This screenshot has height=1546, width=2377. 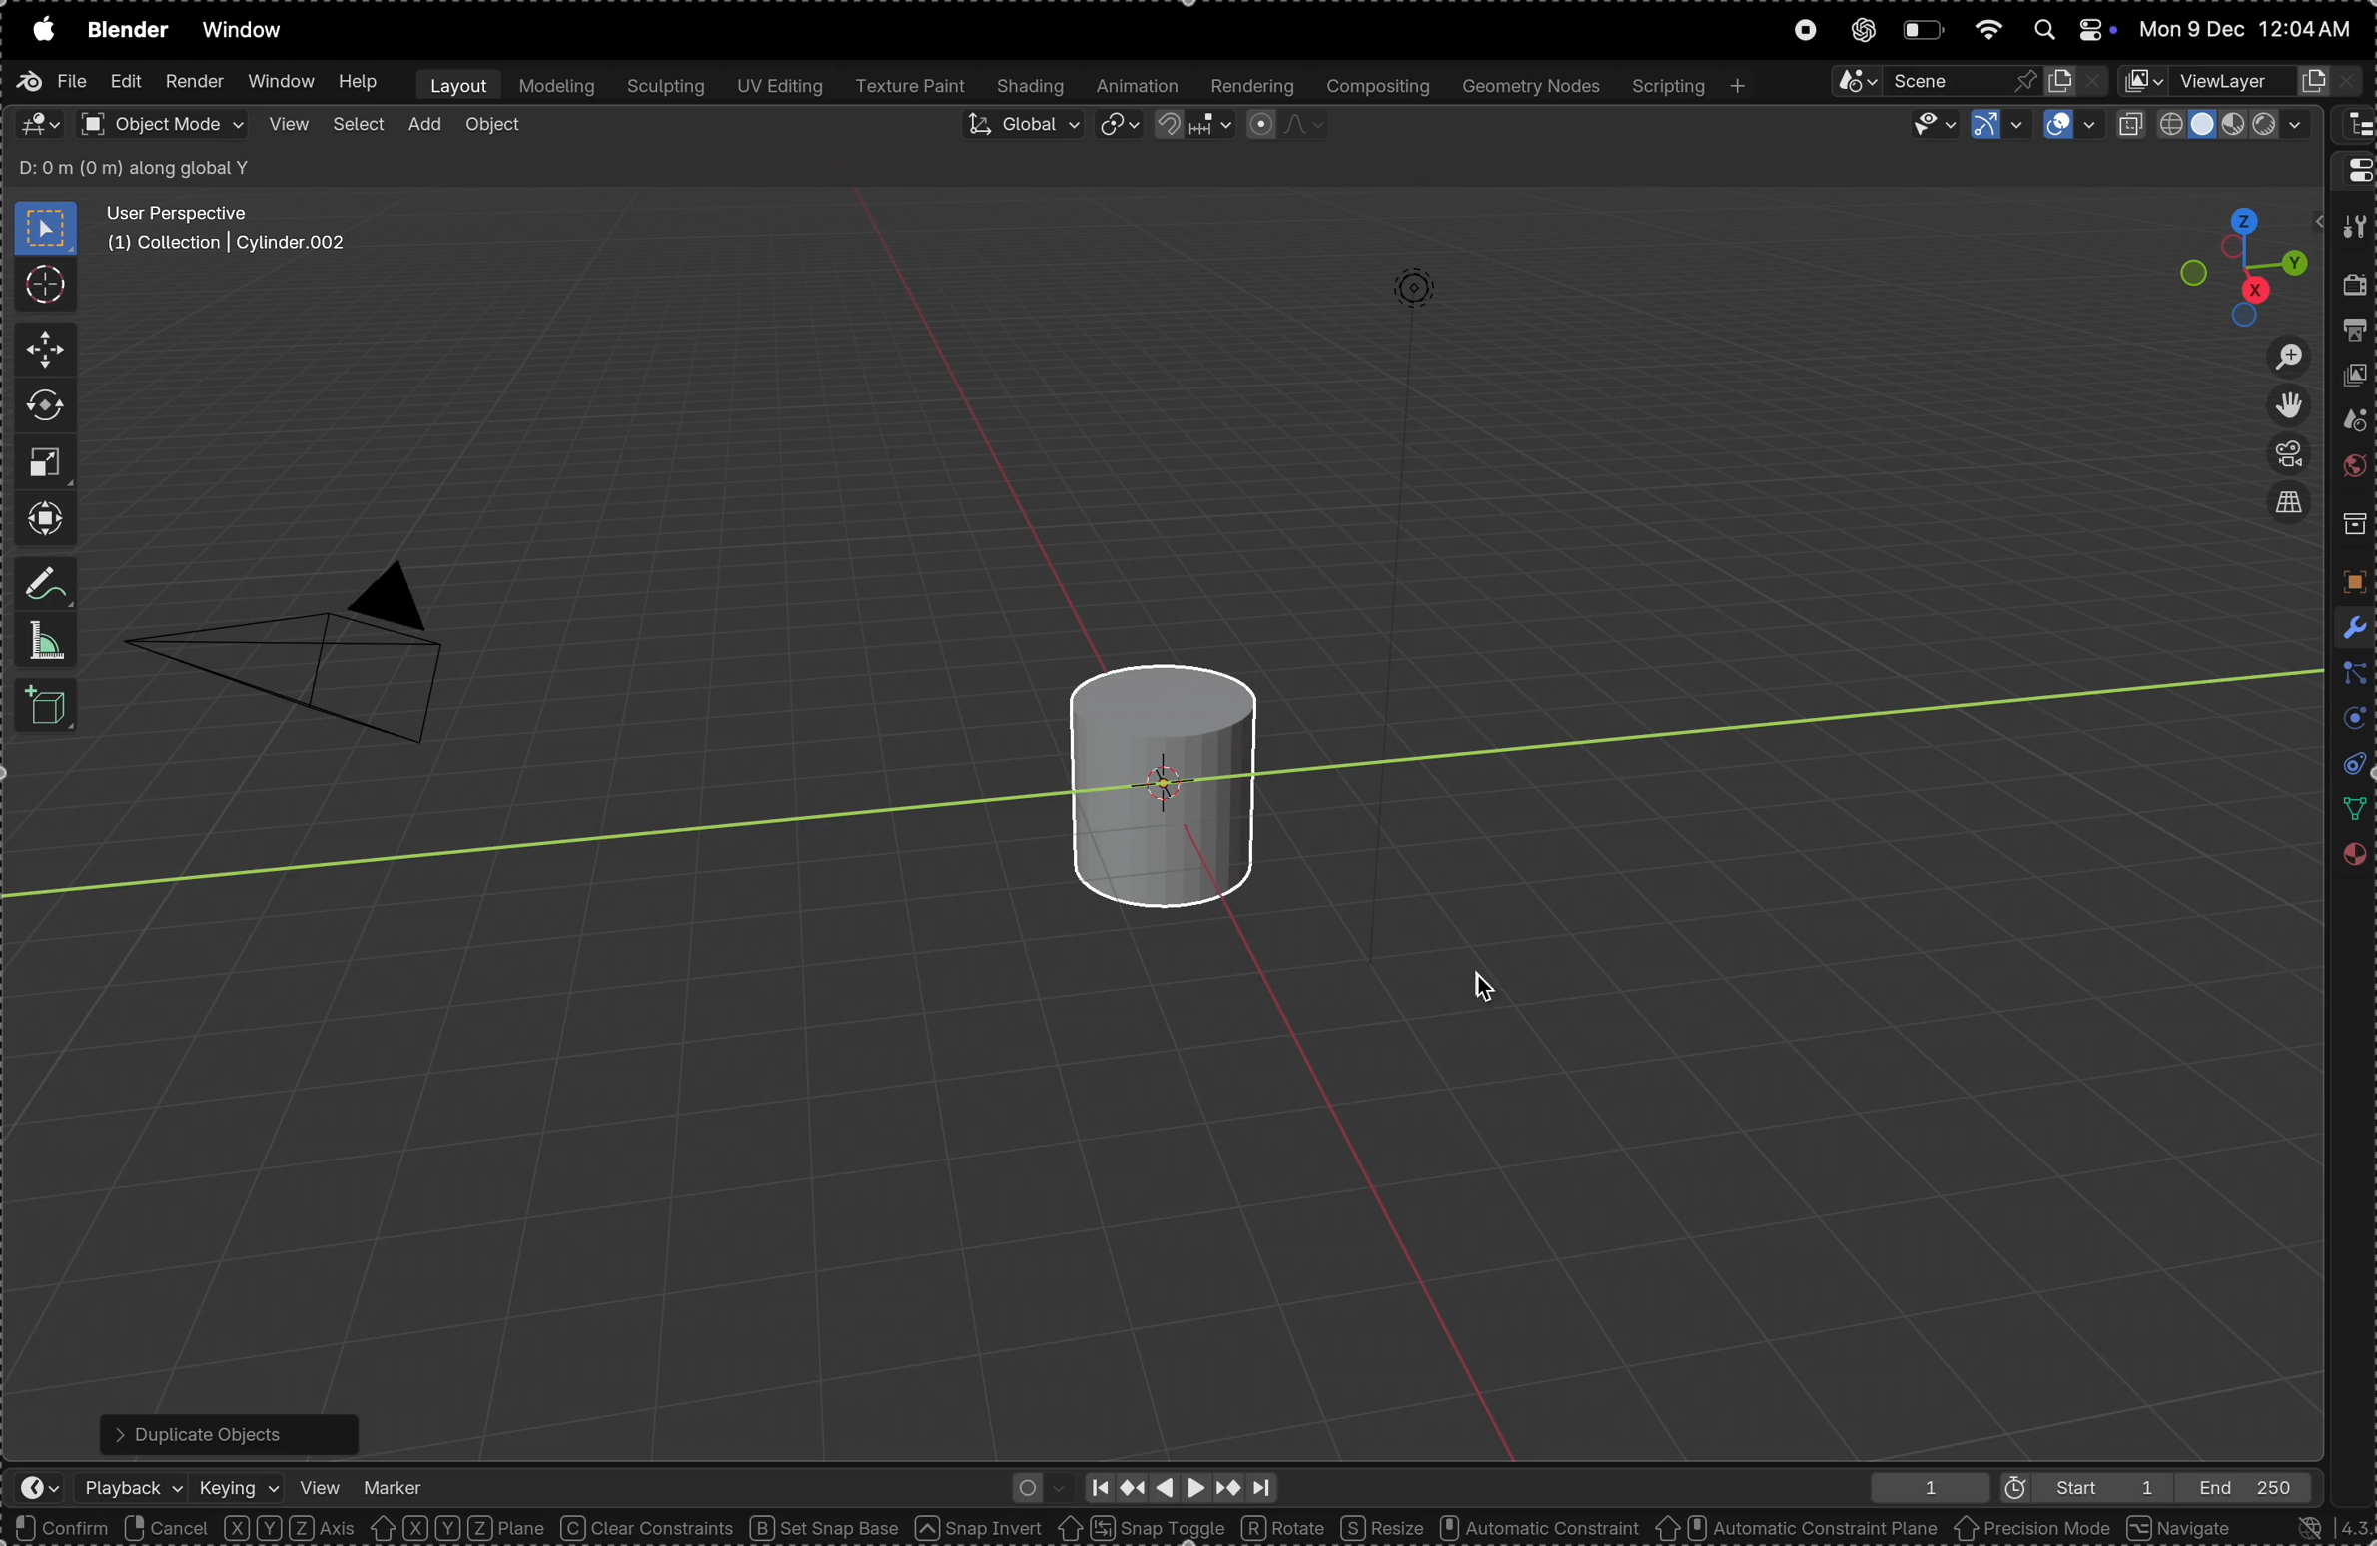 What do you see at coordinates (1179, 1484) in the screenshot?
I see `playback controls` at bounding box center [1179, 1484].